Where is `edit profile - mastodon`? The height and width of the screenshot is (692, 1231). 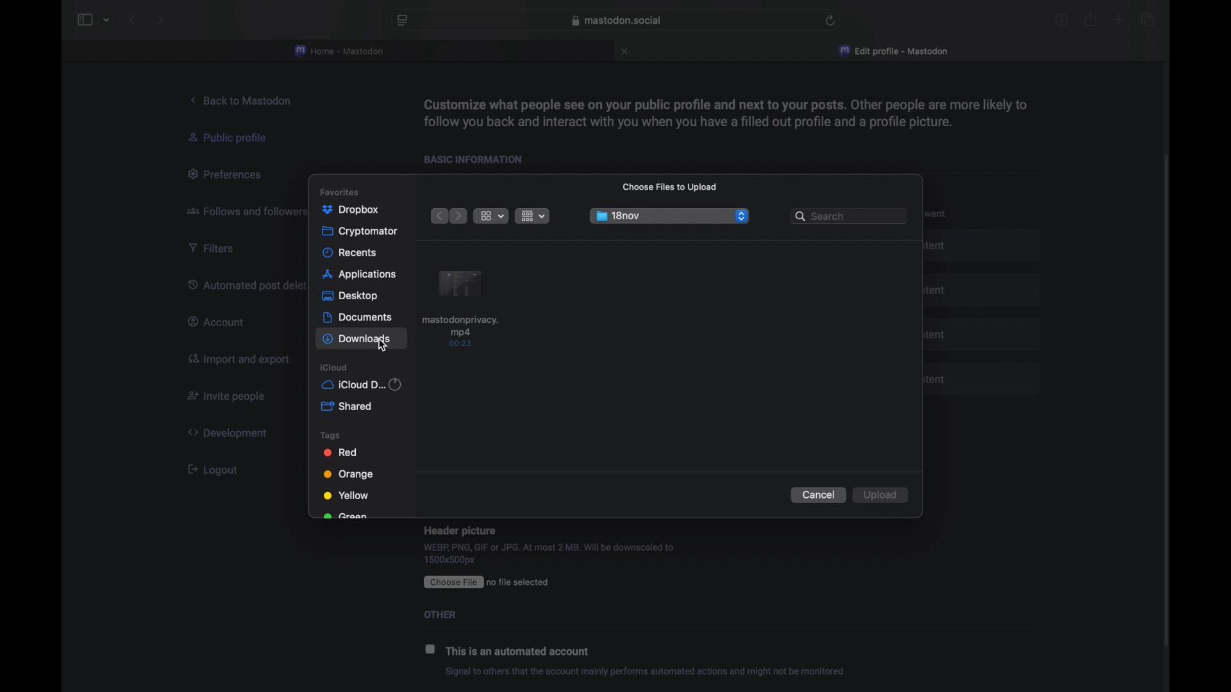
edit profile - mastodon is located at coordinates (896, 51).